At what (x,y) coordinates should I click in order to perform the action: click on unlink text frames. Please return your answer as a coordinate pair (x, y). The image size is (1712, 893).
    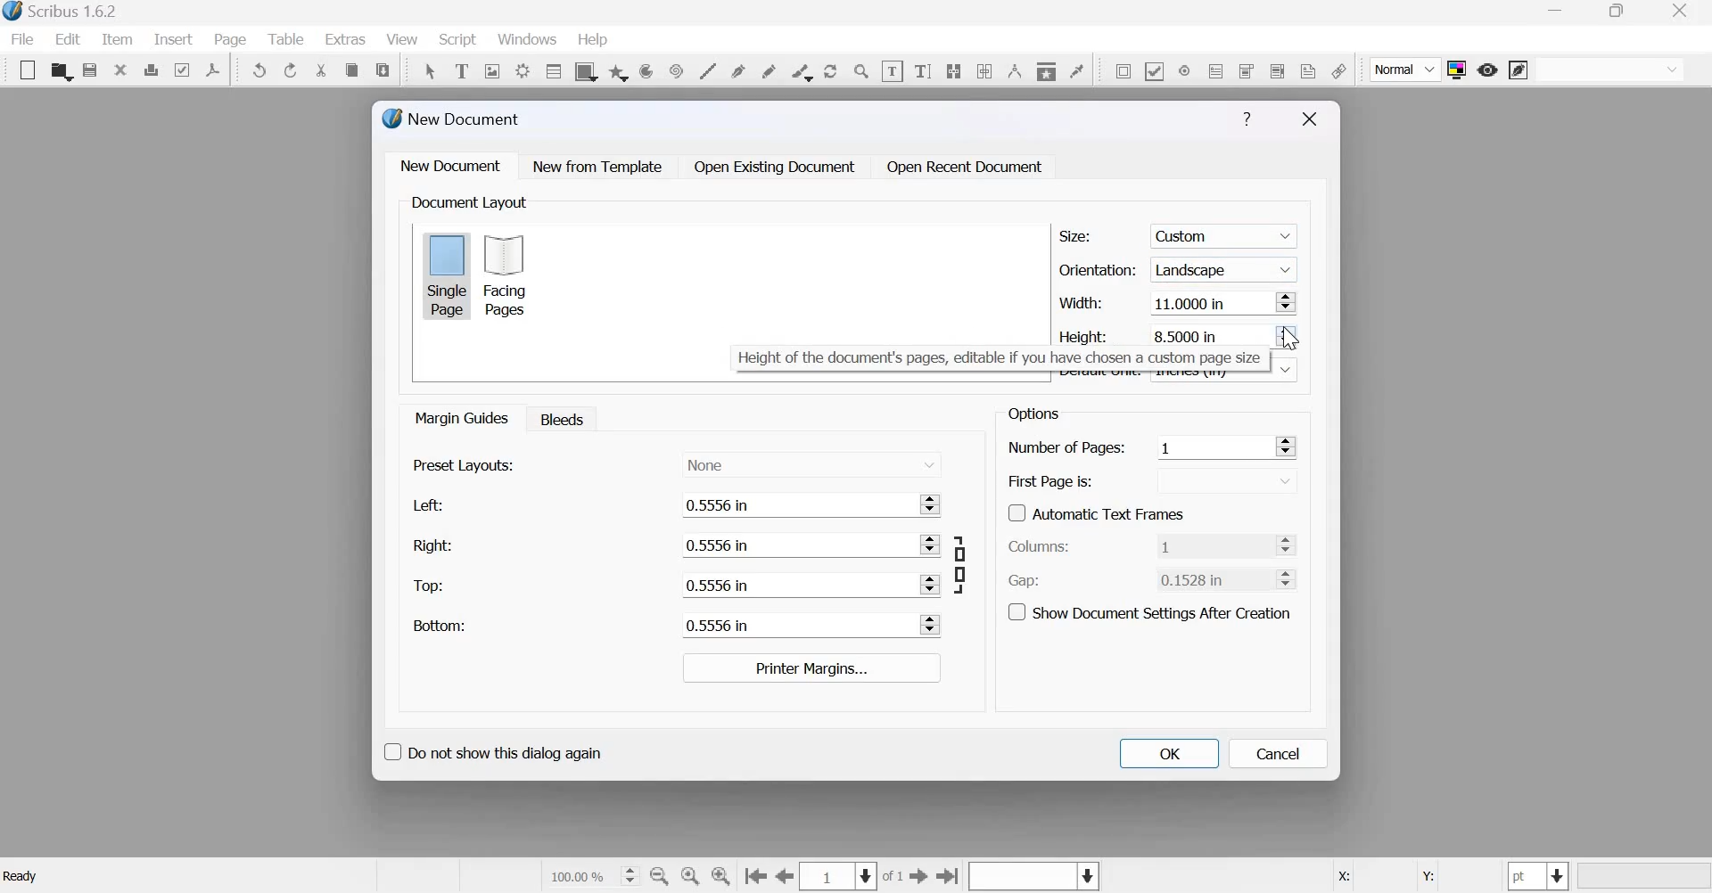
    Looking at the image, I should click on (984, 70).